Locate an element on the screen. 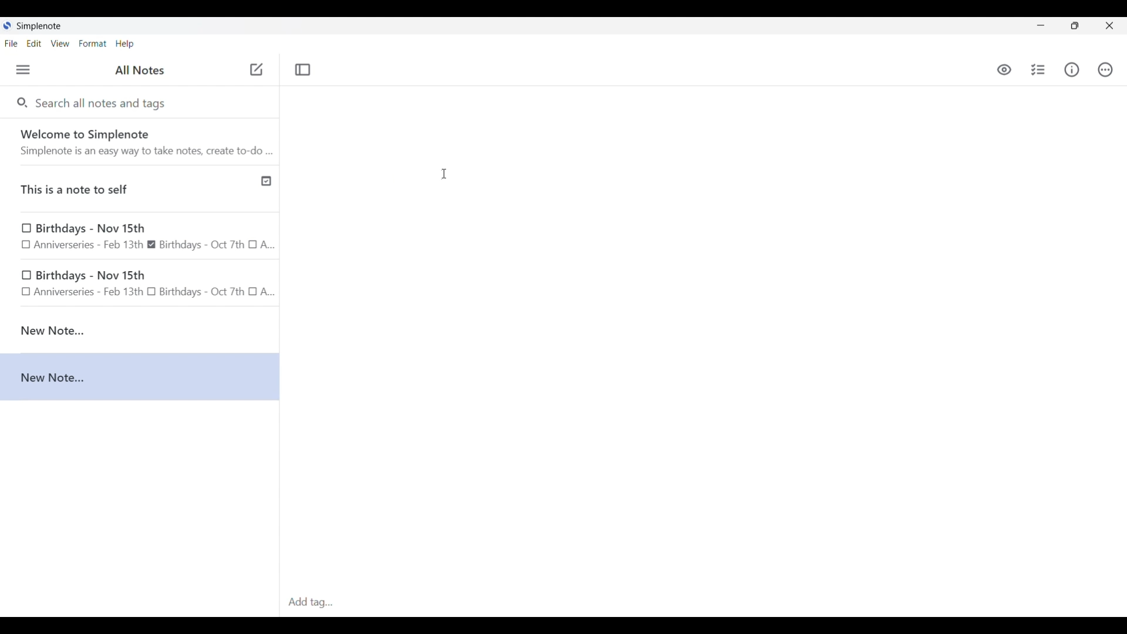 This screenshot has height=634, width=1127. birthday note is located at coordinates (141, 285).